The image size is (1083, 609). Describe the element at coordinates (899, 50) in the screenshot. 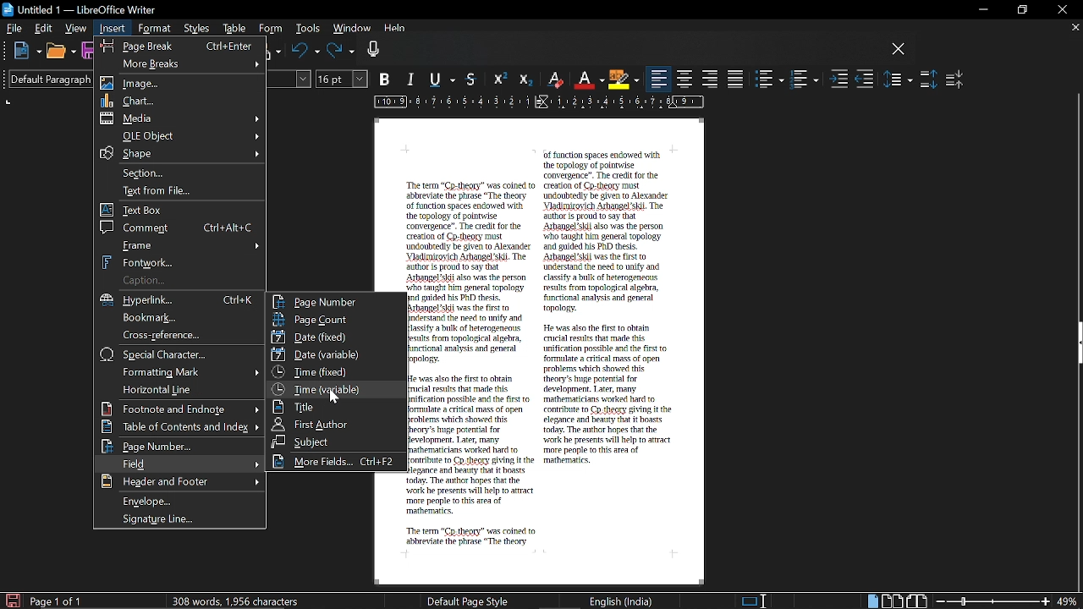

I see `CLose` at that location.